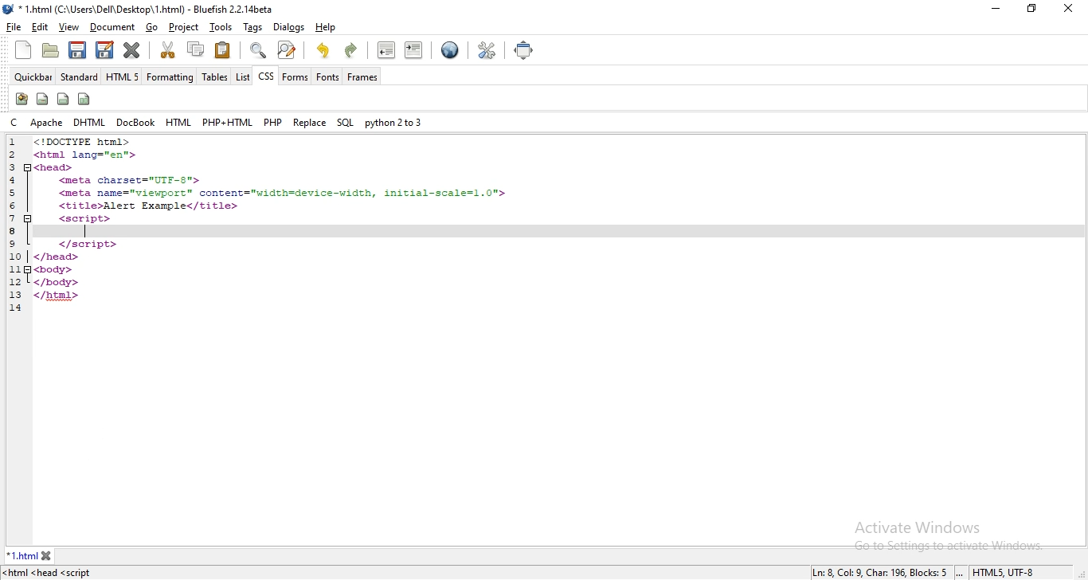  Describe the element at coordinates (55, 281) in the screenshot. I see `</body>` at that location.